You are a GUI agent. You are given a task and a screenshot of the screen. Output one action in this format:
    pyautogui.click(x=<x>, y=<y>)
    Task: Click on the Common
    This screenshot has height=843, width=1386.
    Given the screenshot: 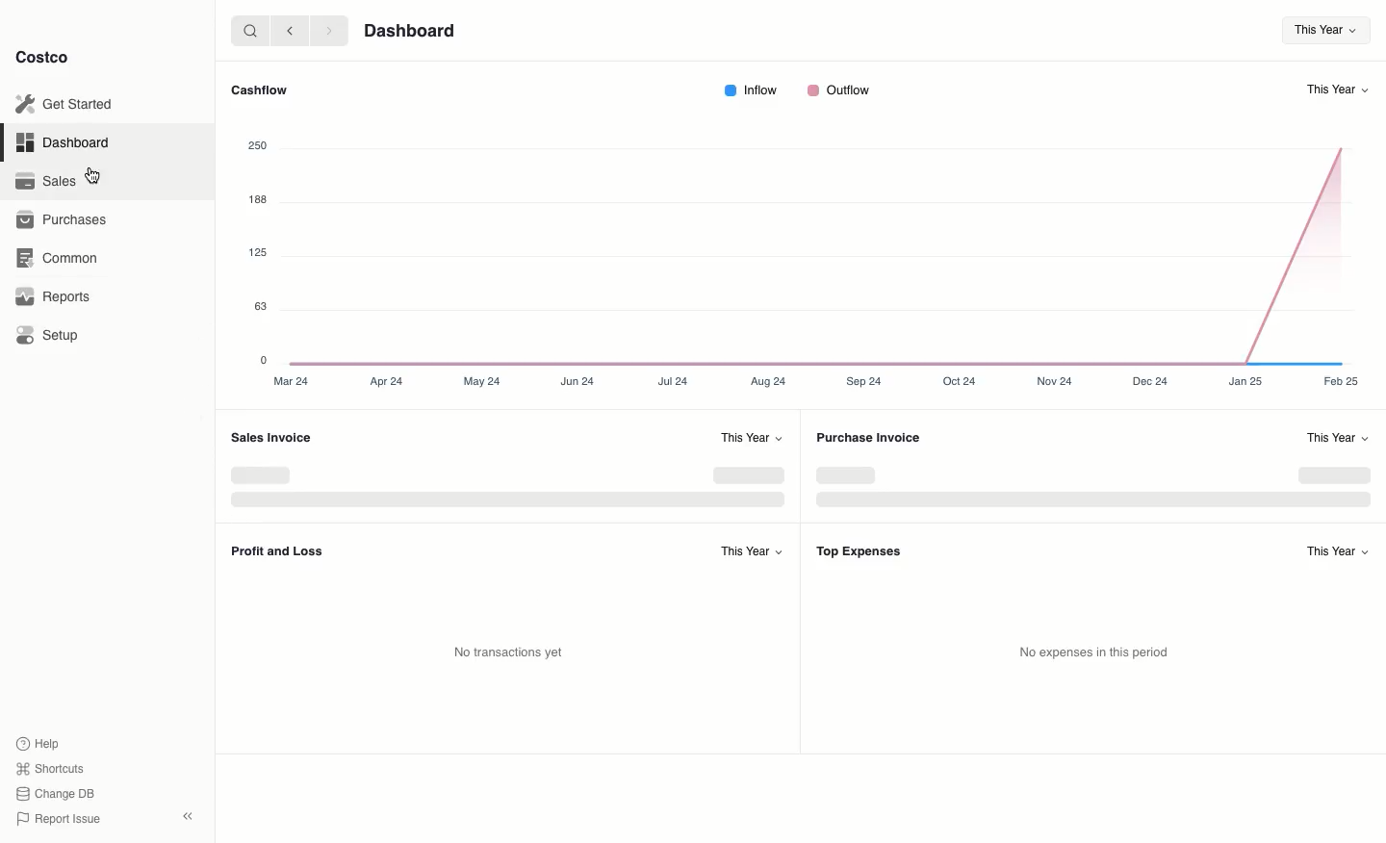 What is the action you would take?
    pyautogui.click(x=59, y=259)
    